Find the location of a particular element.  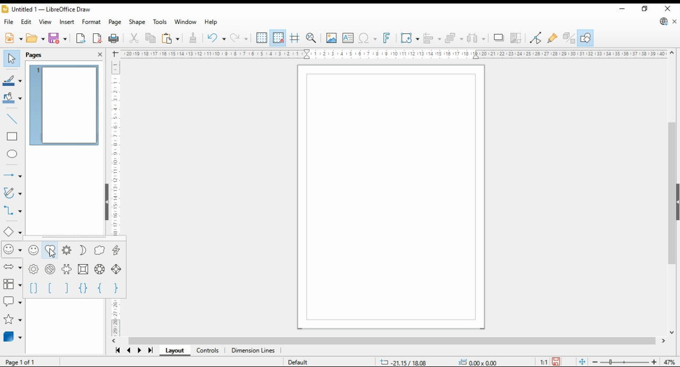

close pane is located at coordinates (100, 55).